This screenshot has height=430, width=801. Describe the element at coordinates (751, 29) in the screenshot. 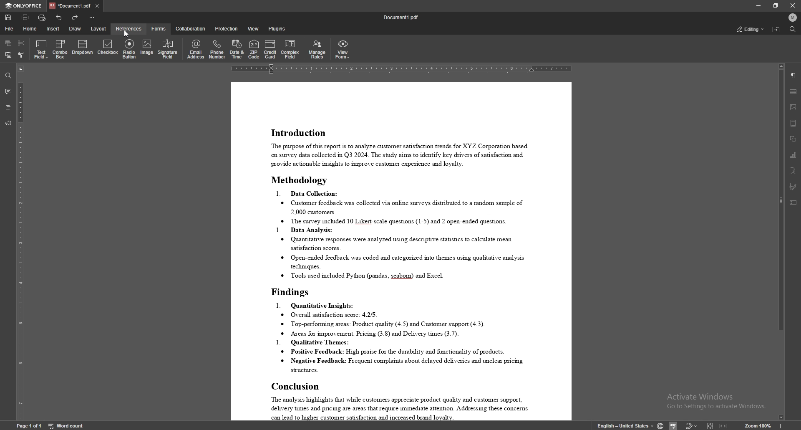

I see `status` at that location.